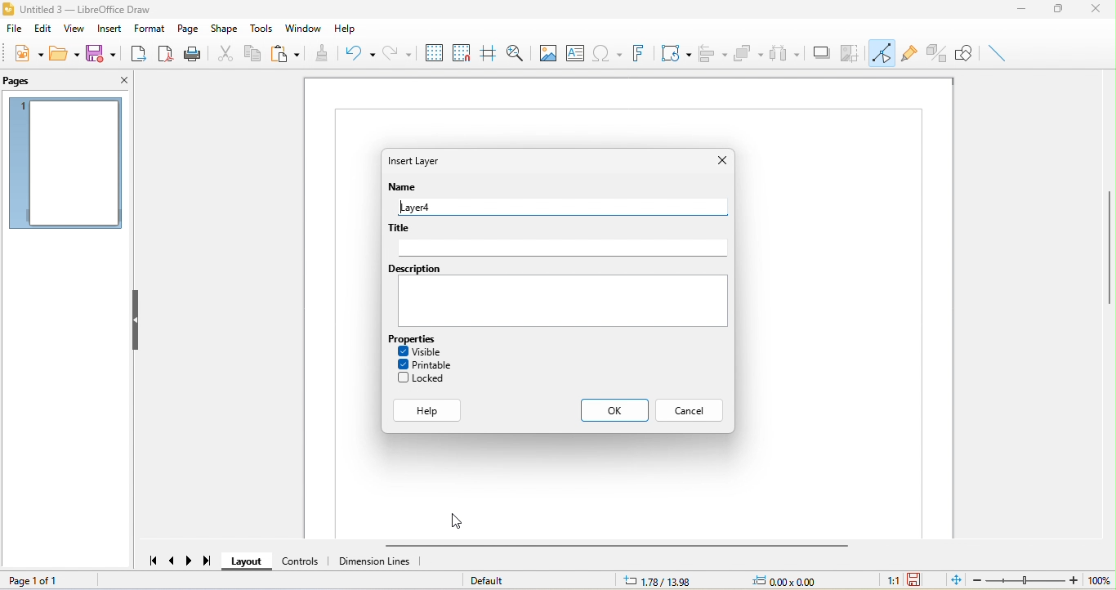 The width and height of the screenshot is (1116, 590). What do you see at coordinates (966, 53) in the screenshot?
I see `show draw function` at bounding box center [966, 53].